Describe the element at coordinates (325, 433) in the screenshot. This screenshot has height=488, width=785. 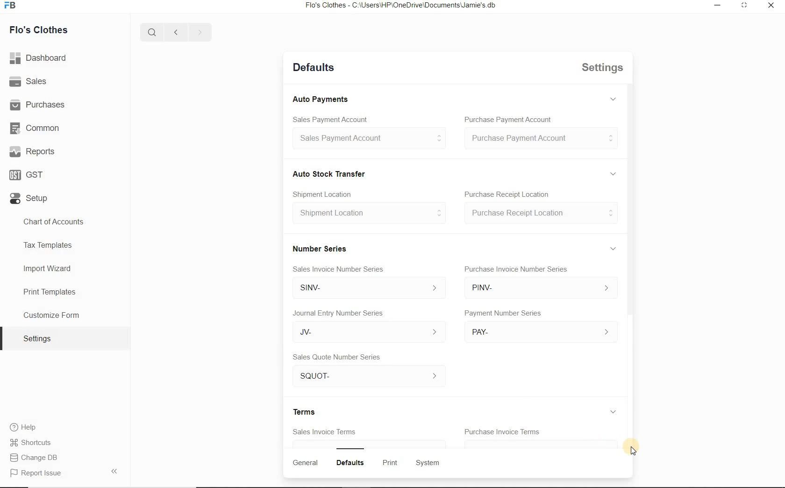
I see `Sales Invoice Terms` at that location.